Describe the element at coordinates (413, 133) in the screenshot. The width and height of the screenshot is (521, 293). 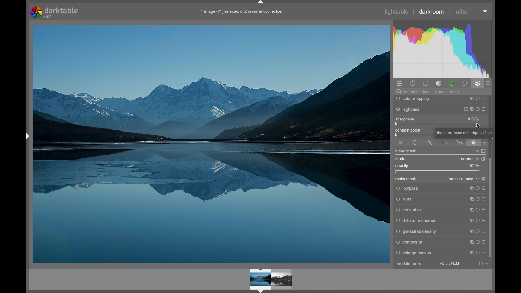
I see `slider` at that location.